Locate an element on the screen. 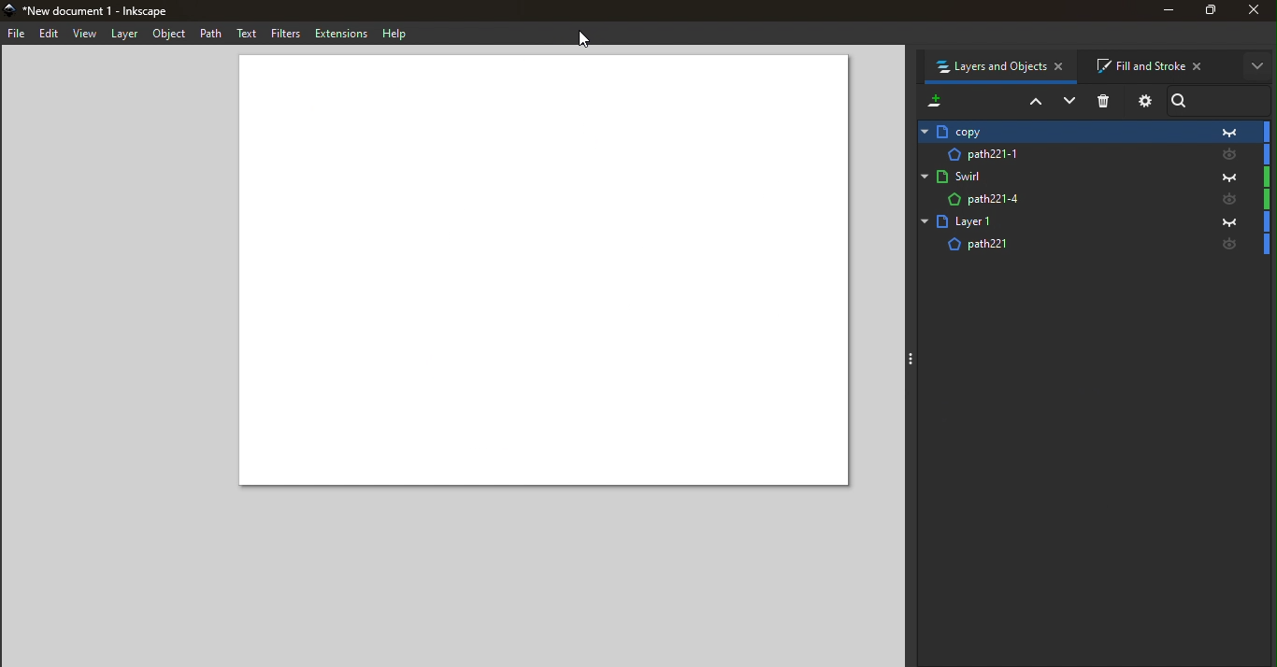 The image size is (1277, 667). hide/unhide layer is located at coordinates (1230, 177).